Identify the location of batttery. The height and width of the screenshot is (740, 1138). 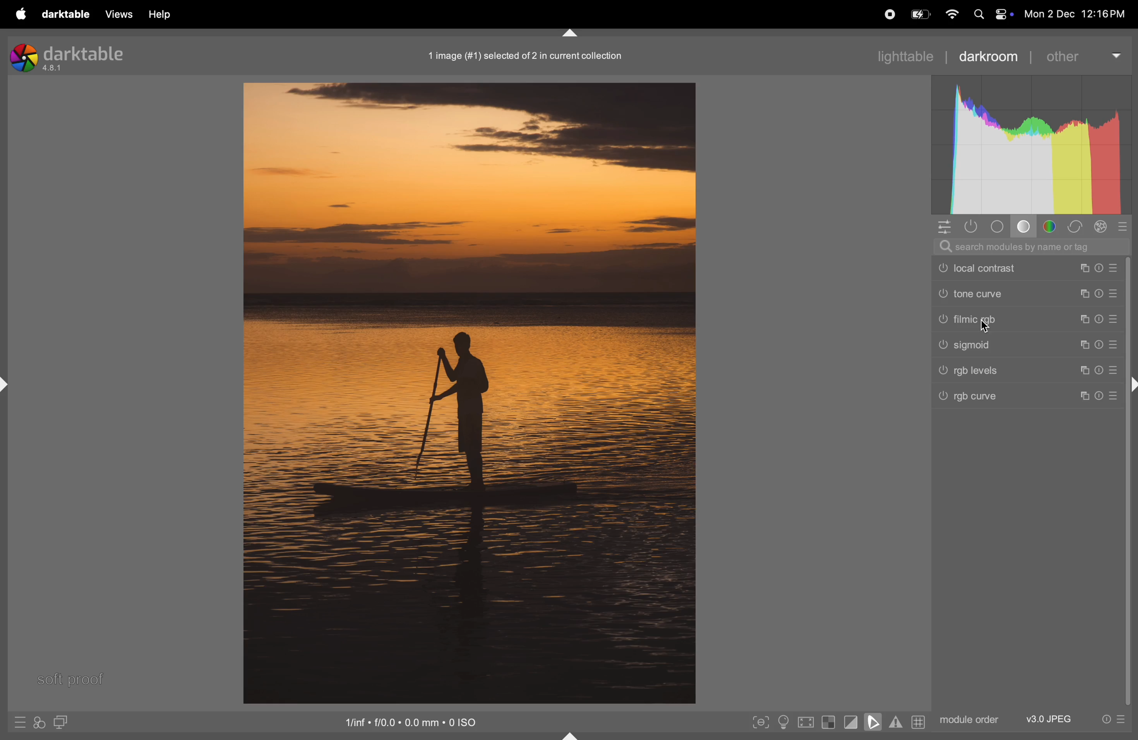
(920, 15).